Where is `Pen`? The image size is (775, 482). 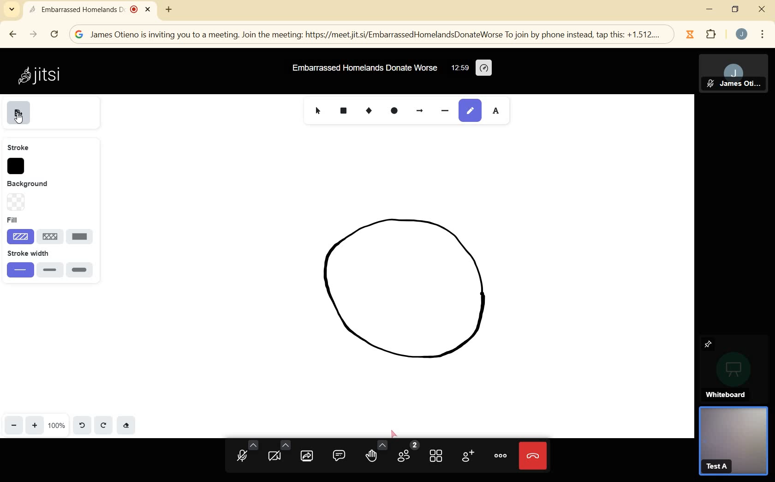
Pen is located at coordinates (471, 109).